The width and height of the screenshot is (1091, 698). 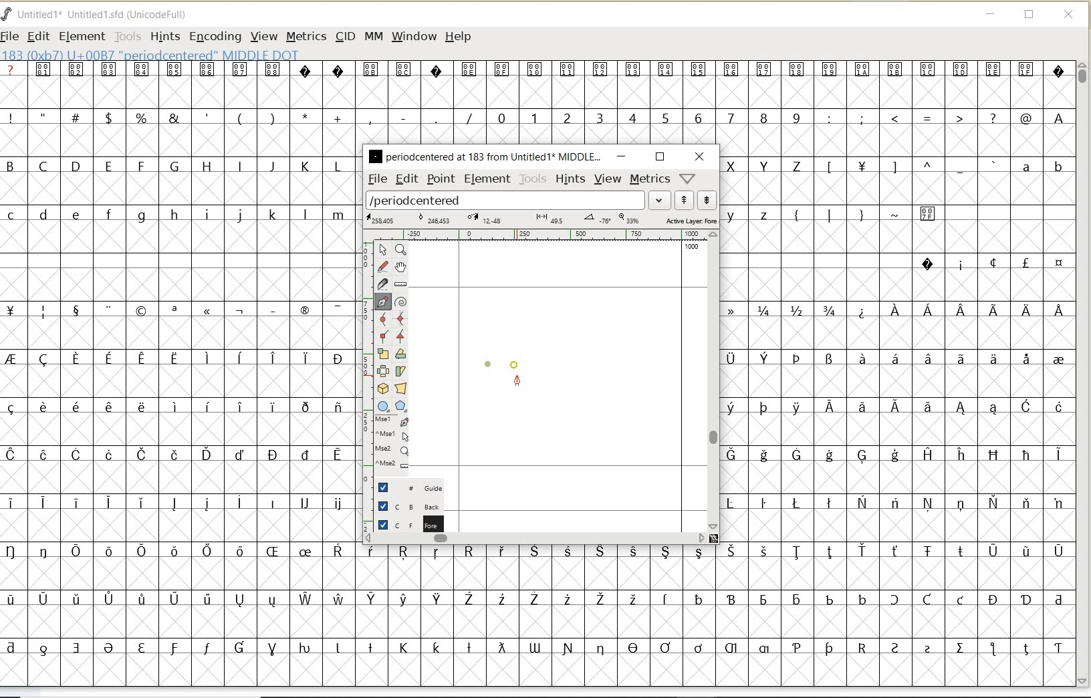 What do you see at coordinates (488, 362) in the screenshot?
I see `dot` at bounding box center [488, 362].